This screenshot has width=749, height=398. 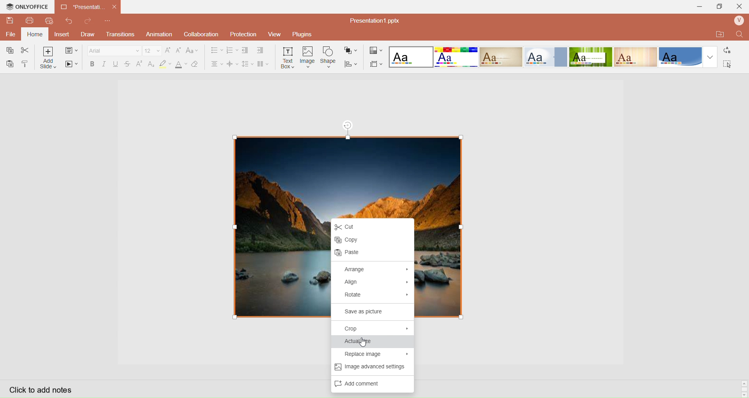 I want to click on Animation, so click(x=160, y=35).